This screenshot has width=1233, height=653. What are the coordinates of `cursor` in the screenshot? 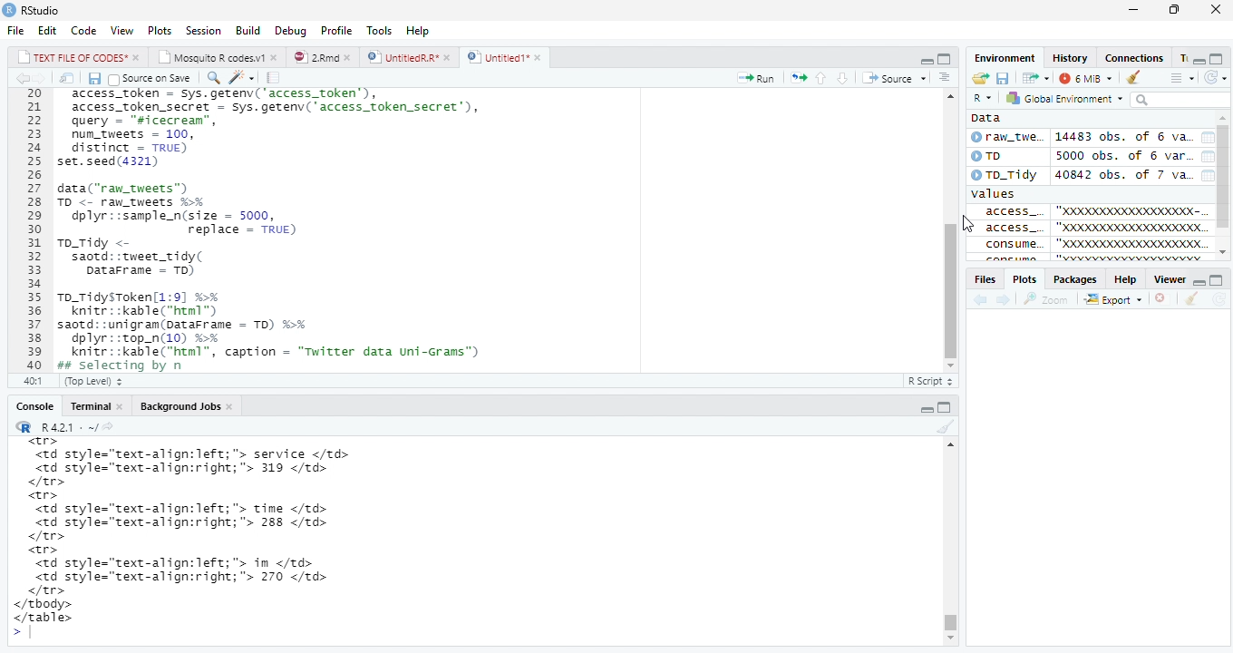 It's located at (966, 227).